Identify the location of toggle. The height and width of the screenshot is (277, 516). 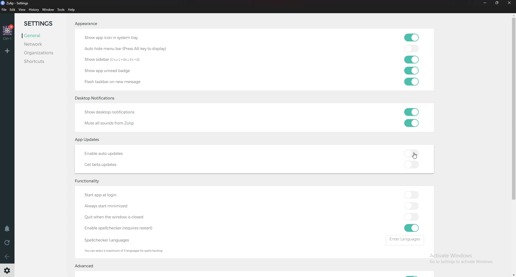
(411, 228).